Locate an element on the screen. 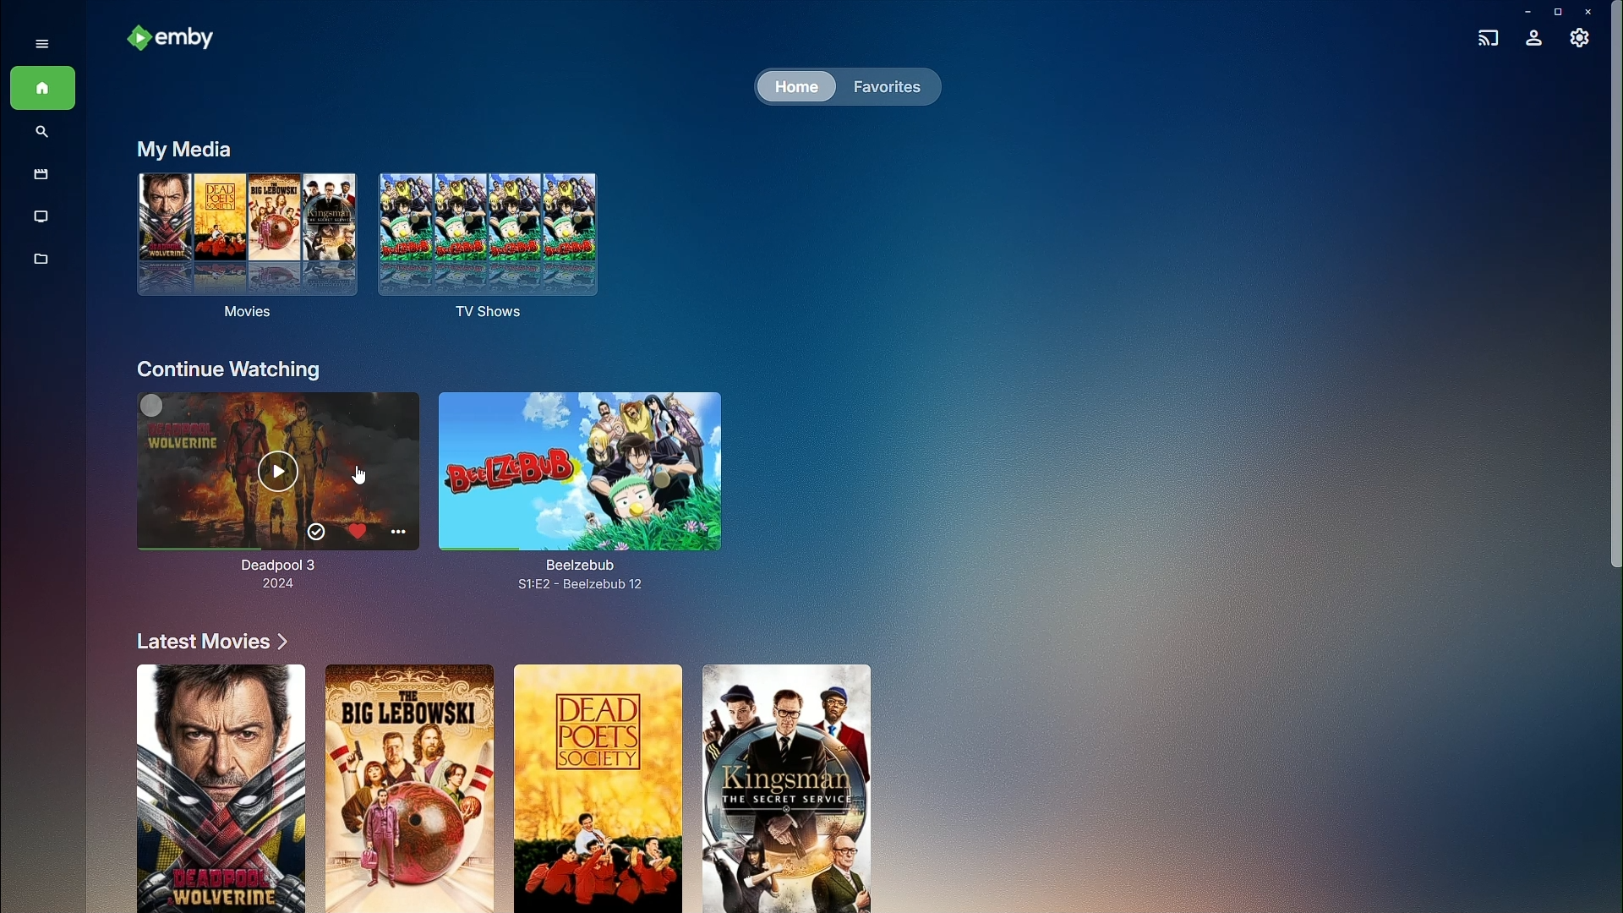  TV Shows is located at coordinates (505, 253).